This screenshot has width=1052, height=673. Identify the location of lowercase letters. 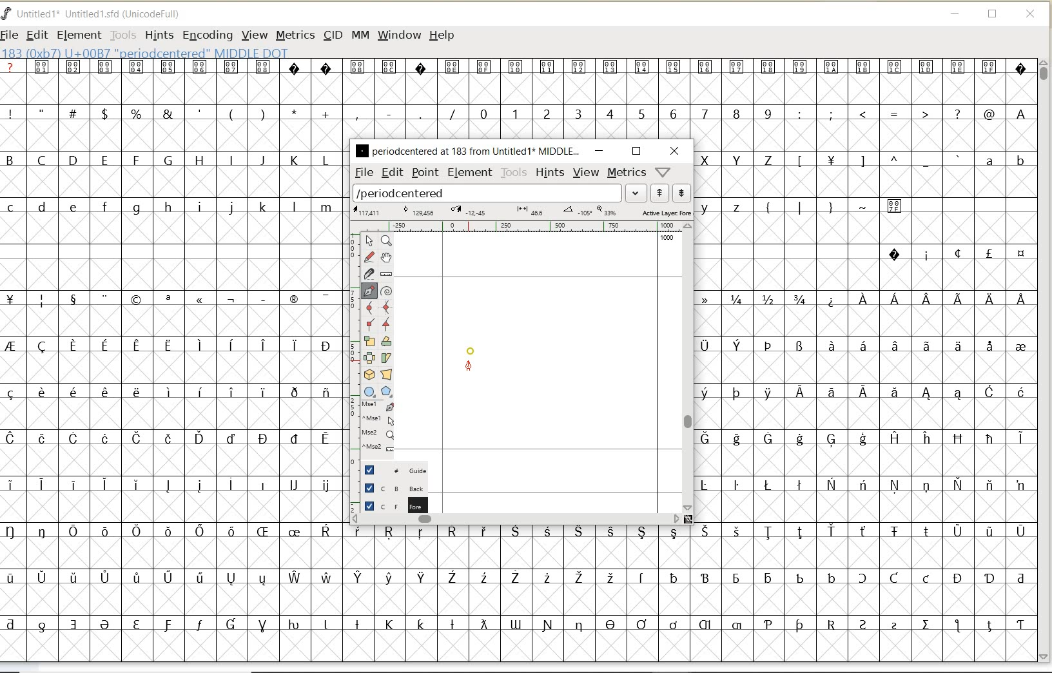
(1004, 163).